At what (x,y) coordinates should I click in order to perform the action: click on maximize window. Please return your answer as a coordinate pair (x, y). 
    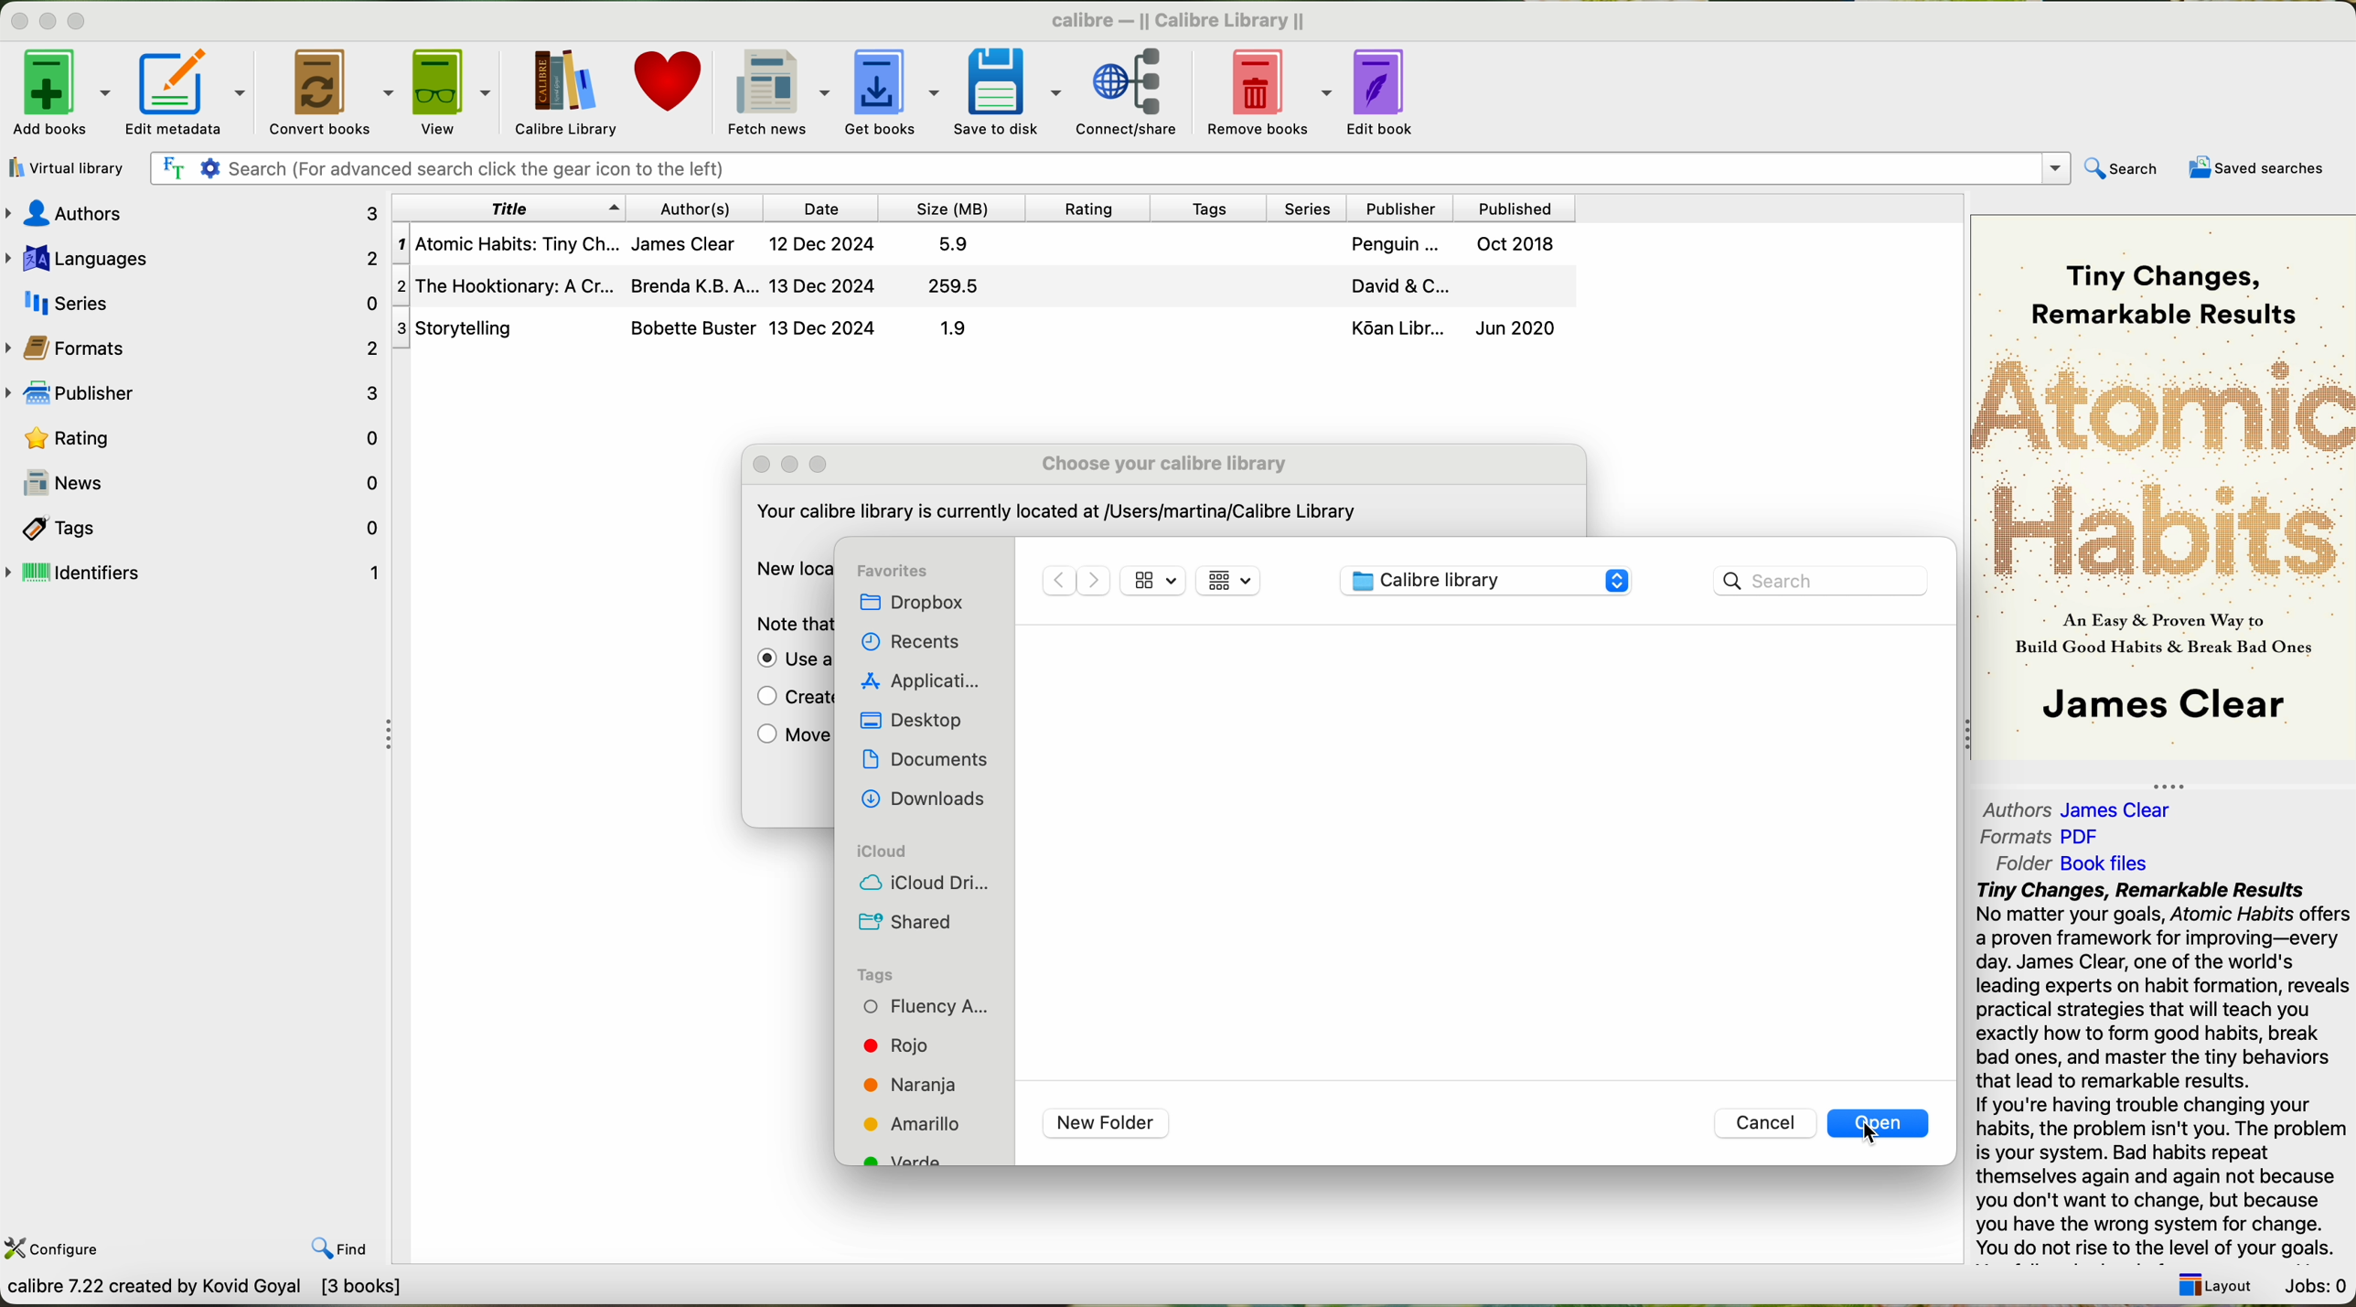
    Looking at the image, I should click on (82, 23).